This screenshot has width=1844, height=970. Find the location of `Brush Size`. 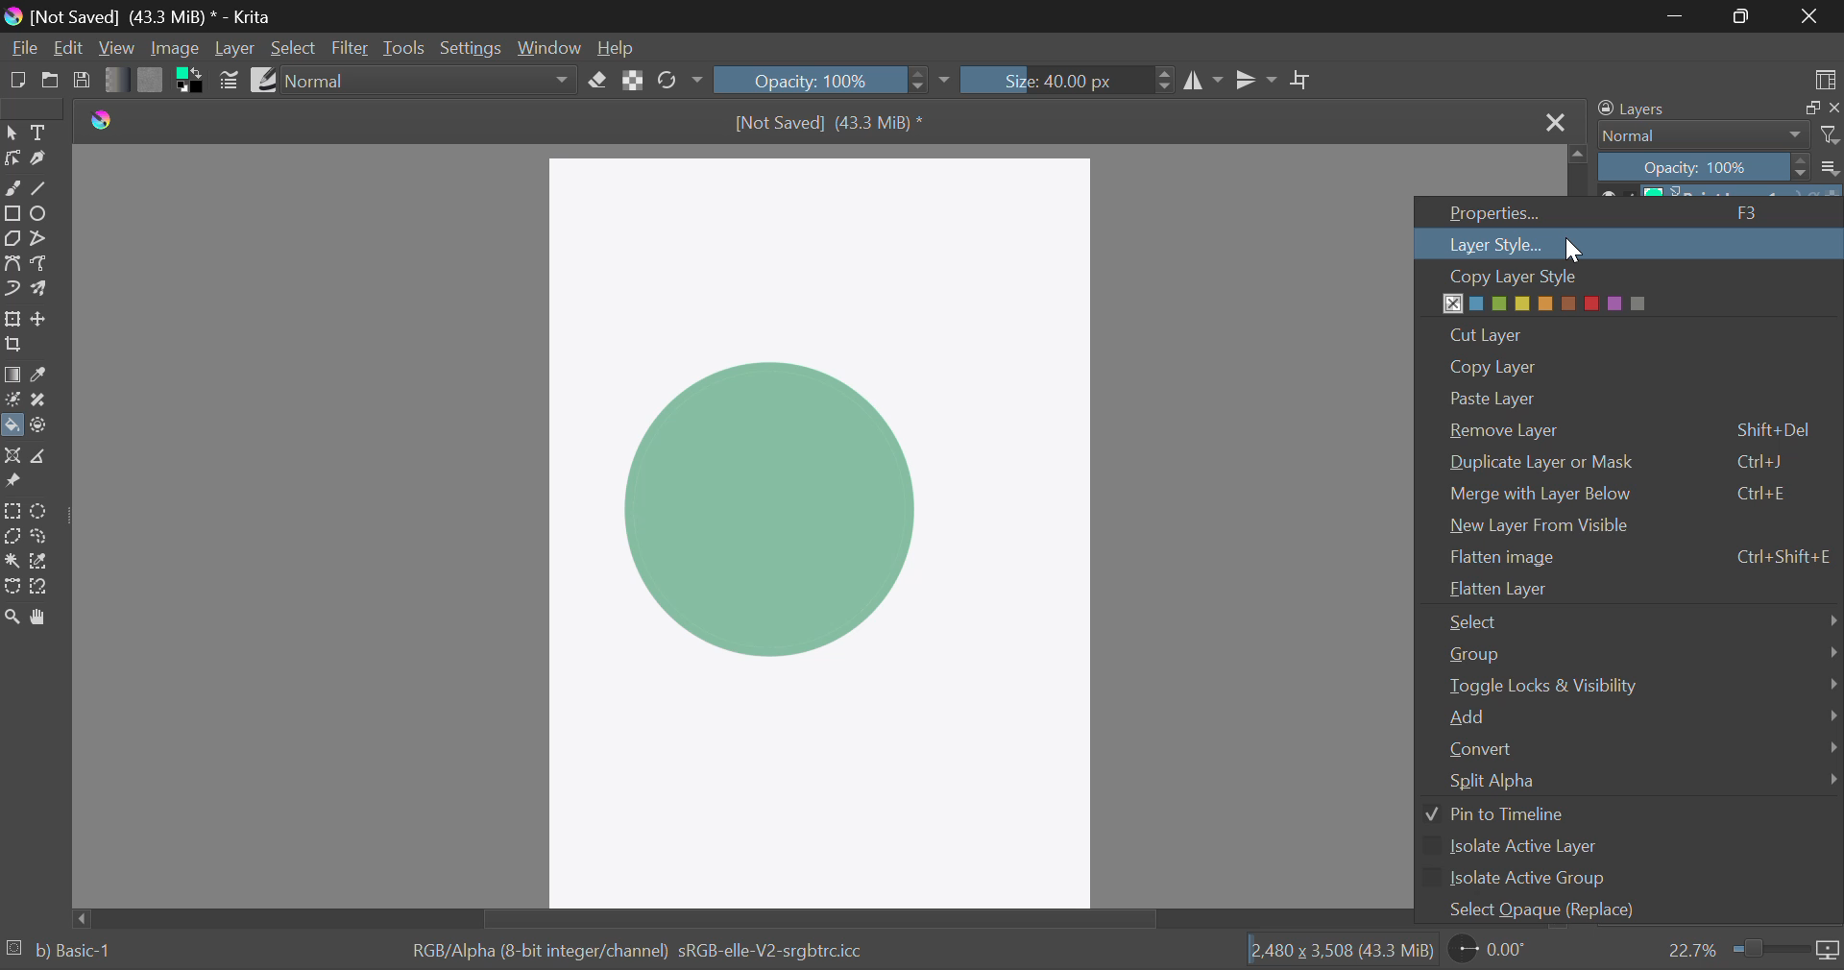

Brush Size is located at coordinates (1065, 79).